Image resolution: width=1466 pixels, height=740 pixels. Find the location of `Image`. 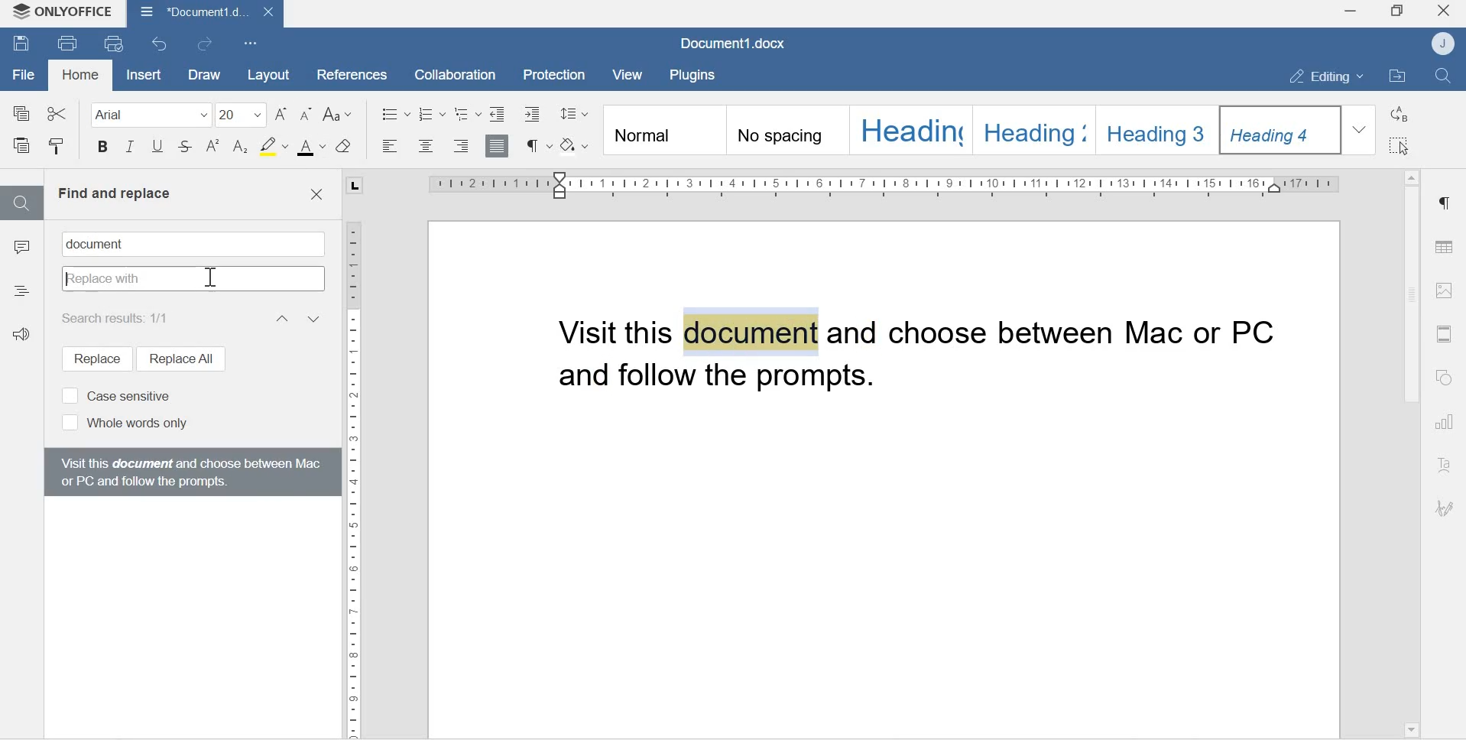

Image is located at coordinates (1445, 290).